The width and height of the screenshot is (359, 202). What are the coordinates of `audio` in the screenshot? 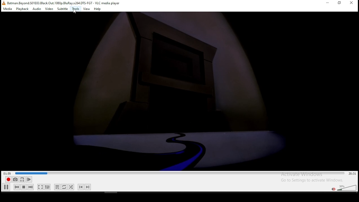 It's located at (37, 9).